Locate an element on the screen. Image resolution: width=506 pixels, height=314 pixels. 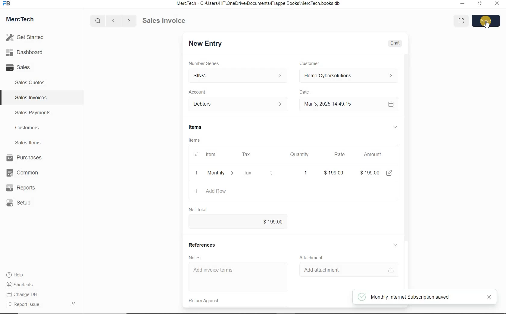
Reports is located at coordinates (25, 188).